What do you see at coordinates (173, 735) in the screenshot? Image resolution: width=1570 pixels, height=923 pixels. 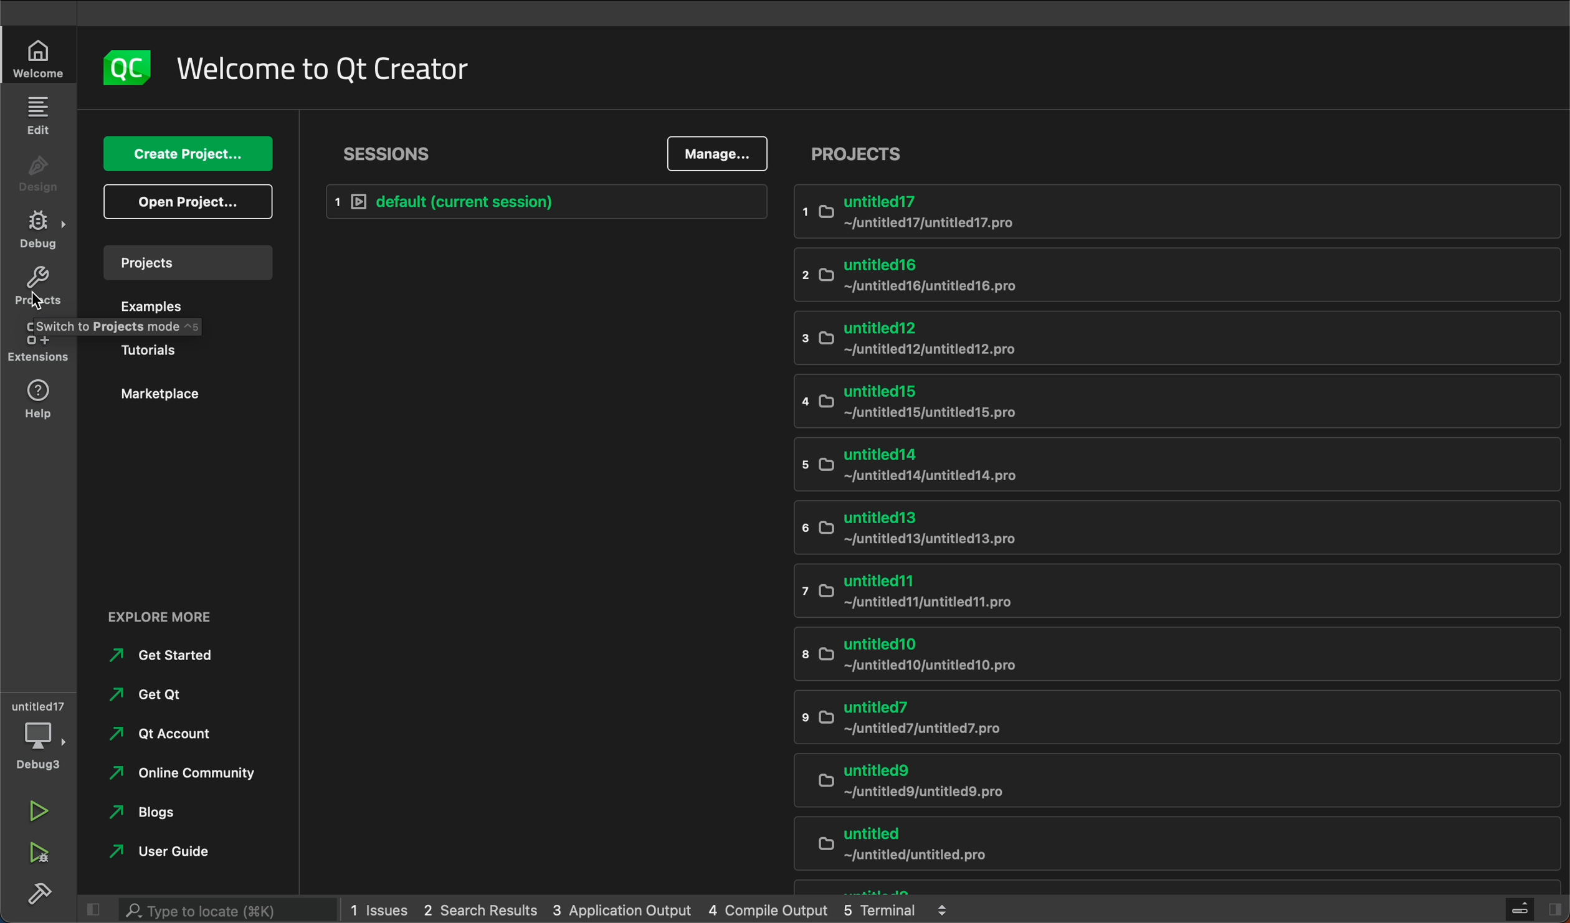 I see `qt account` at bounding box center [173, 735].